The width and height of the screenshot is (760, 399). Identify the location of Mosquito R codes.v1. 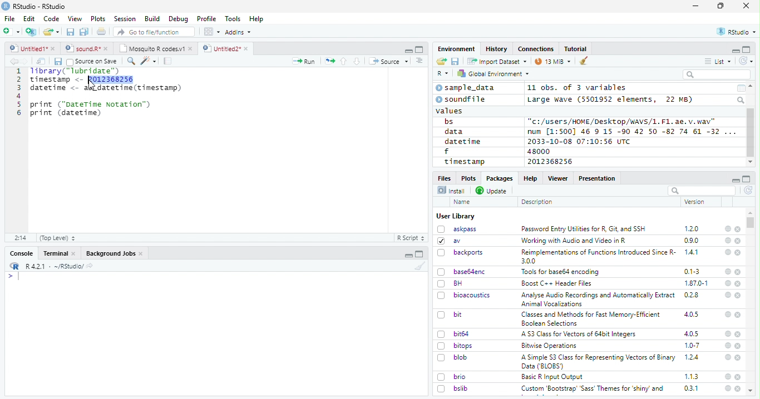
(155, 48).